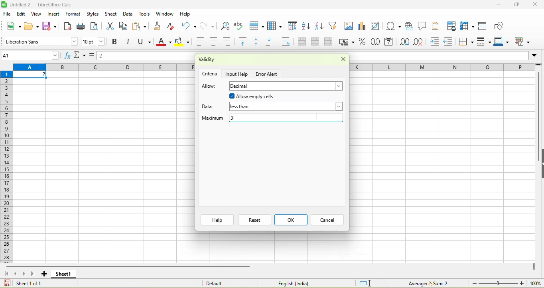  I want to click on special character, so click(392, 26).